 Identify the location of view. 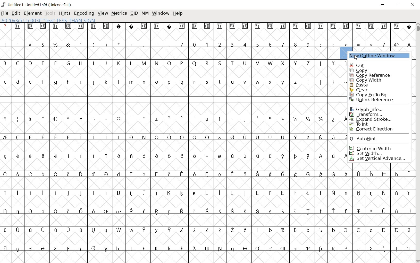
(103, 13).